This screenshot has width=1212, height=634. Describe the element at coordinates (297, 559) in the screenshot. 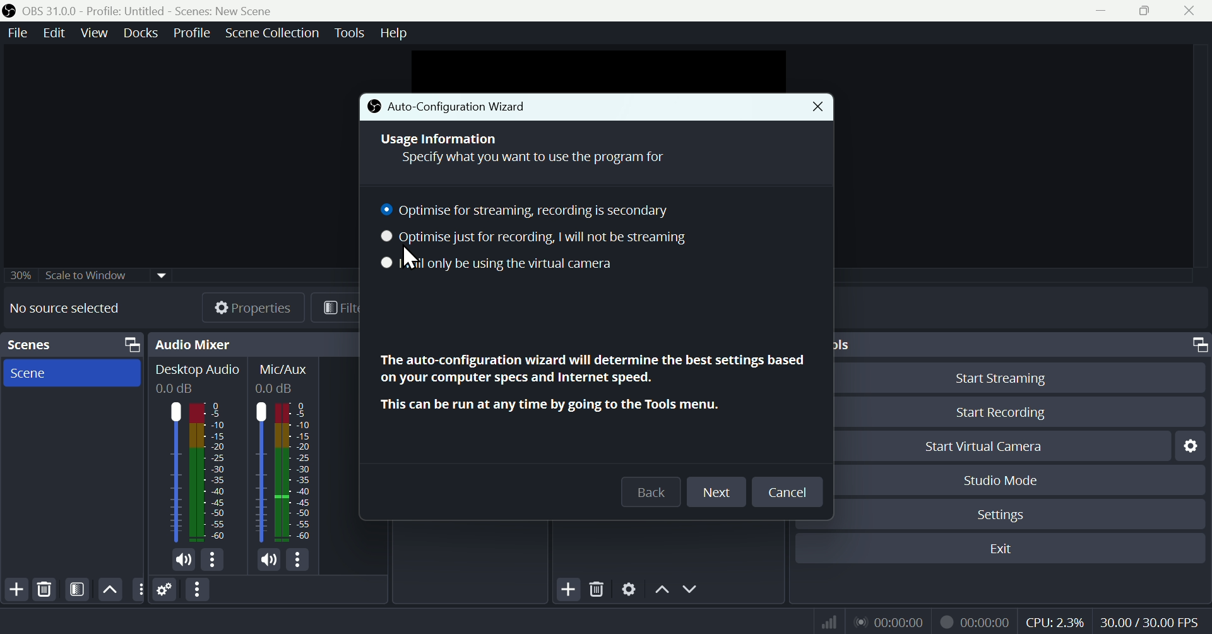

I see `options` at that location.